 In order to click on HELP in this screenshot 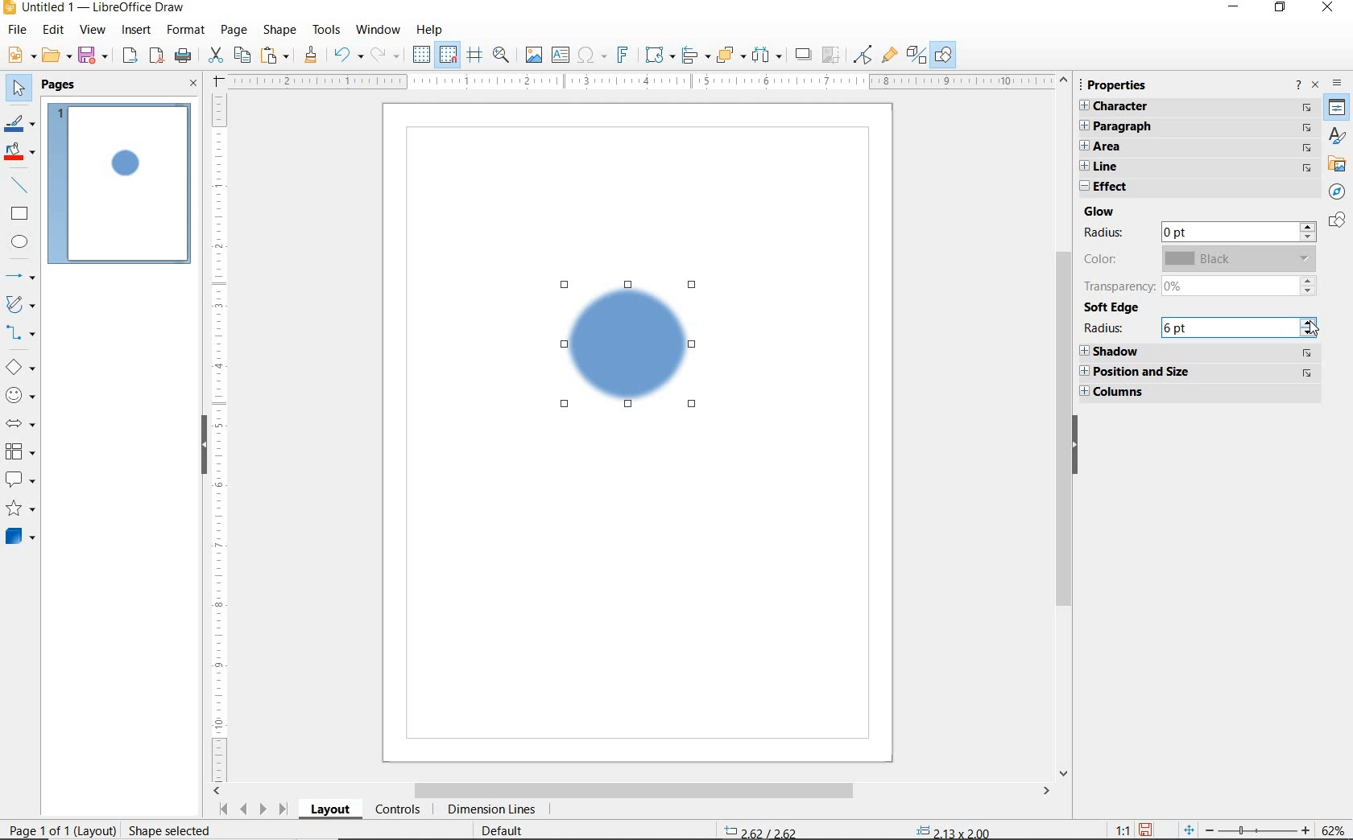, I will do `click(430, 31)`.